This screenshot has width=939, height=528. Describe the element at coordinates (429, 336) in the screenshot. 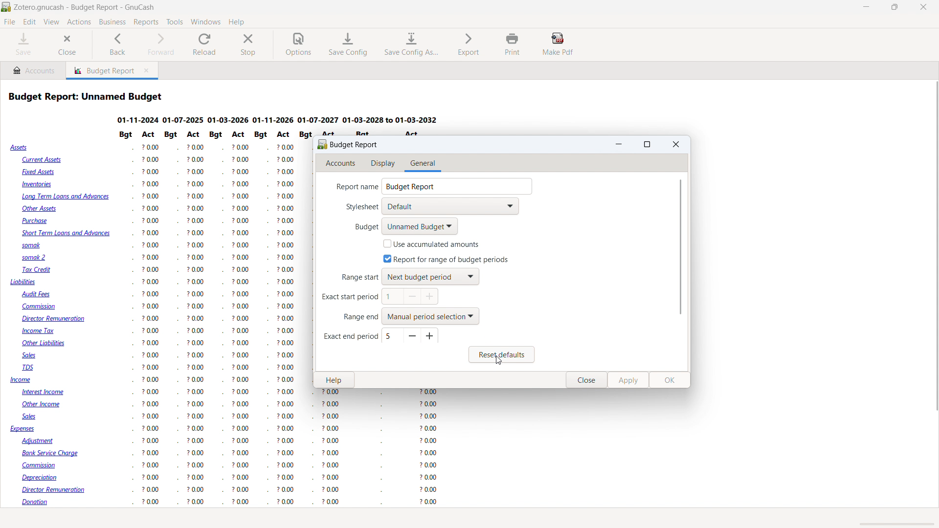

I see `increase exact end period` at that location.